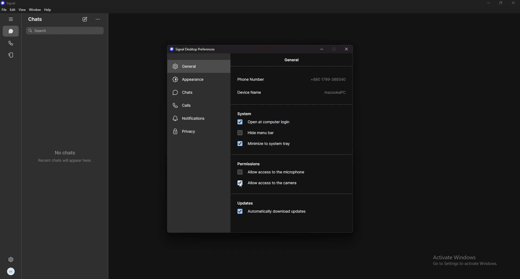  I want to click on help, so click(48, 10).